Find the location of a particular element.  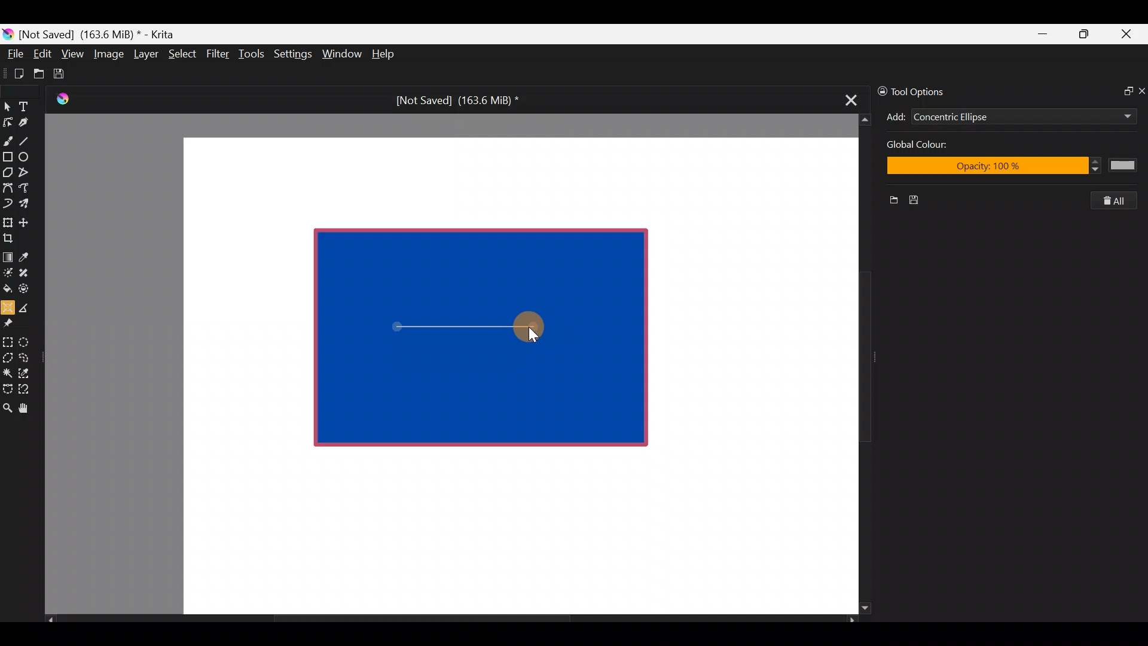

Close is located at coordinates (1127, 36).